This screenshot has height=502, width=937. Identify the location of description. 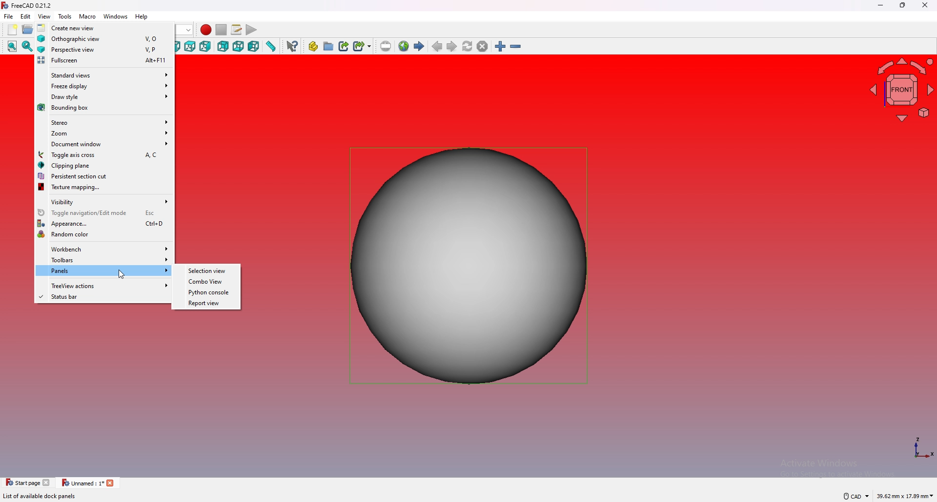
(39, 497).